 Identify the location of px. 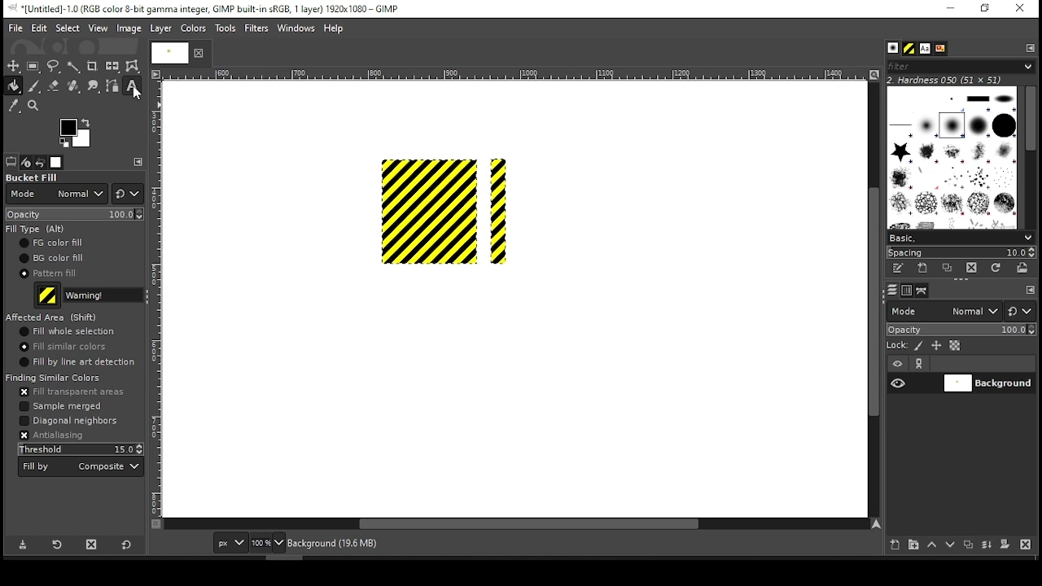
(230, 544).